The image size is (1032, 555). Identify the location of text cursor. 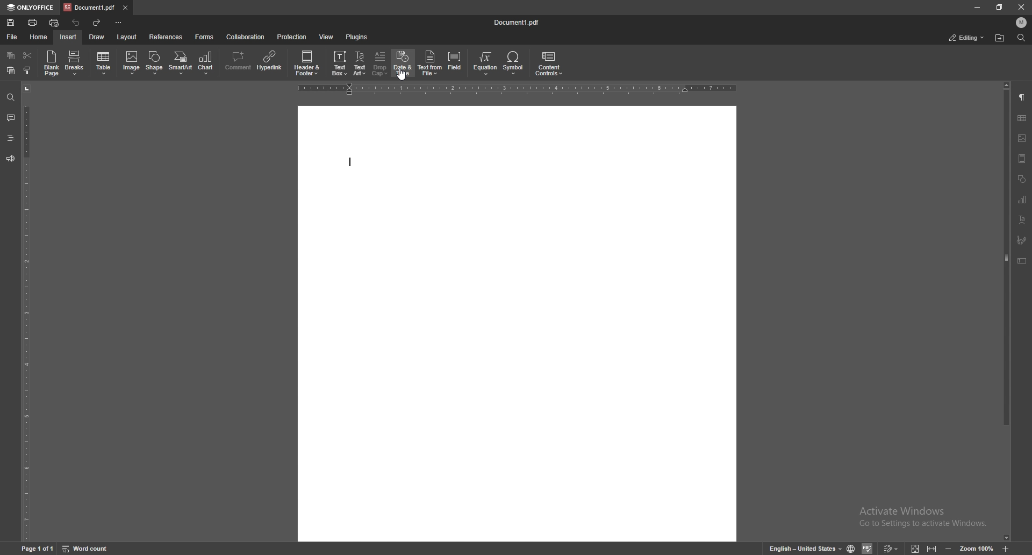
(355, 163).